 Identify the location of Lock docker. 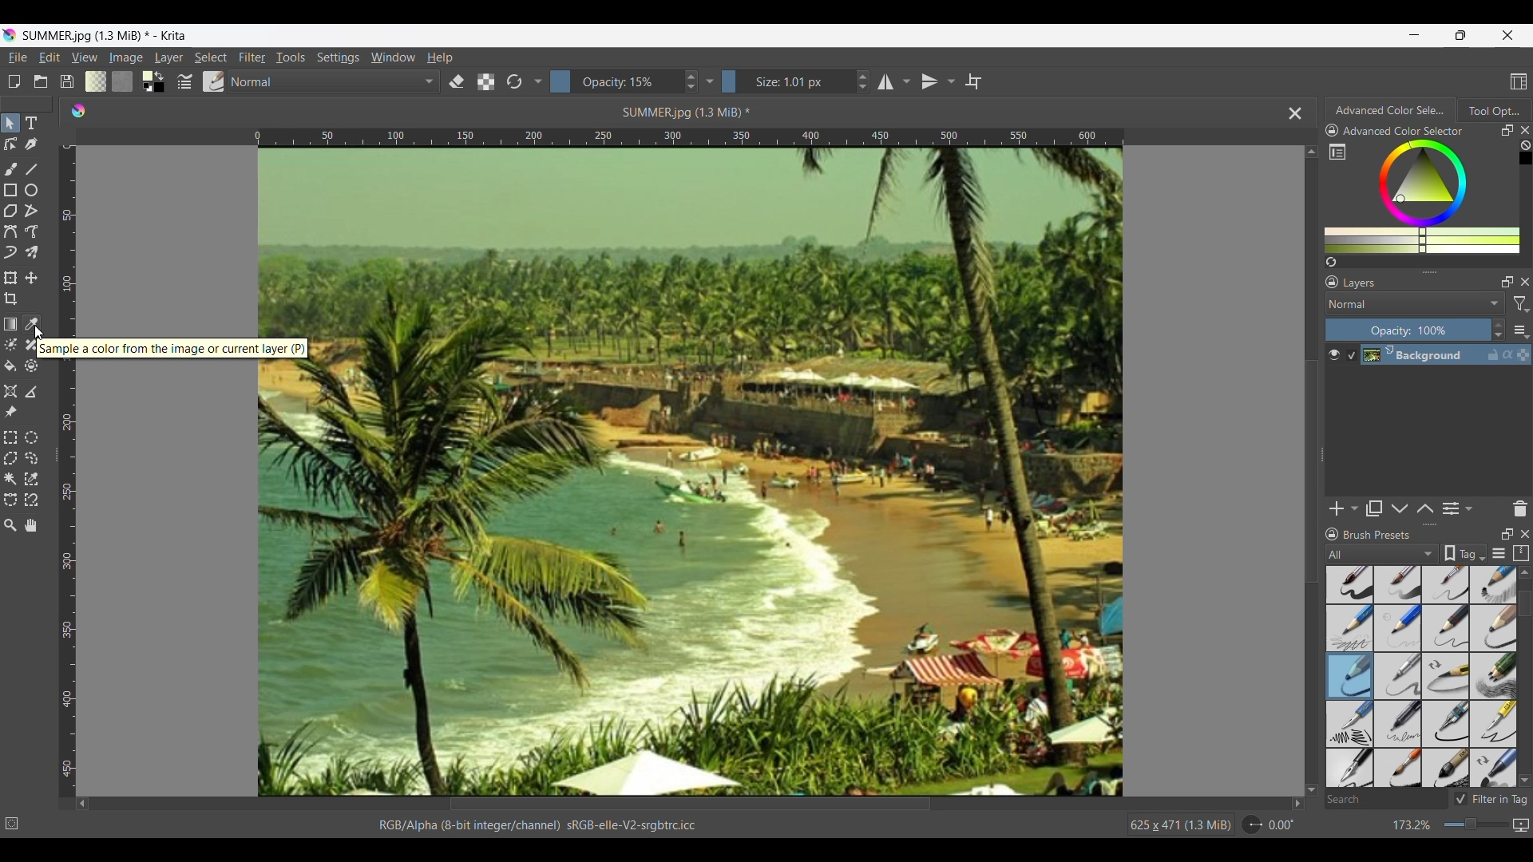
(1331, 283).